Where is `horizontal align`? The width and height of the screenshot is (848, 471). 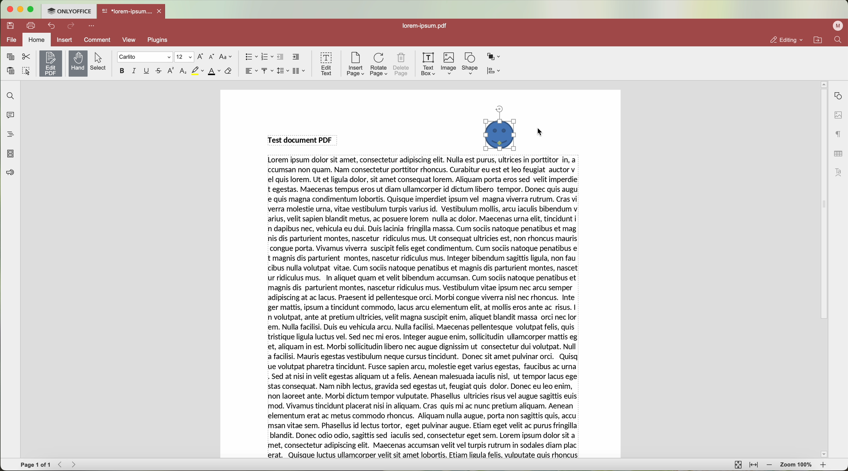 horizontal align is located at coordinates (250, 71).